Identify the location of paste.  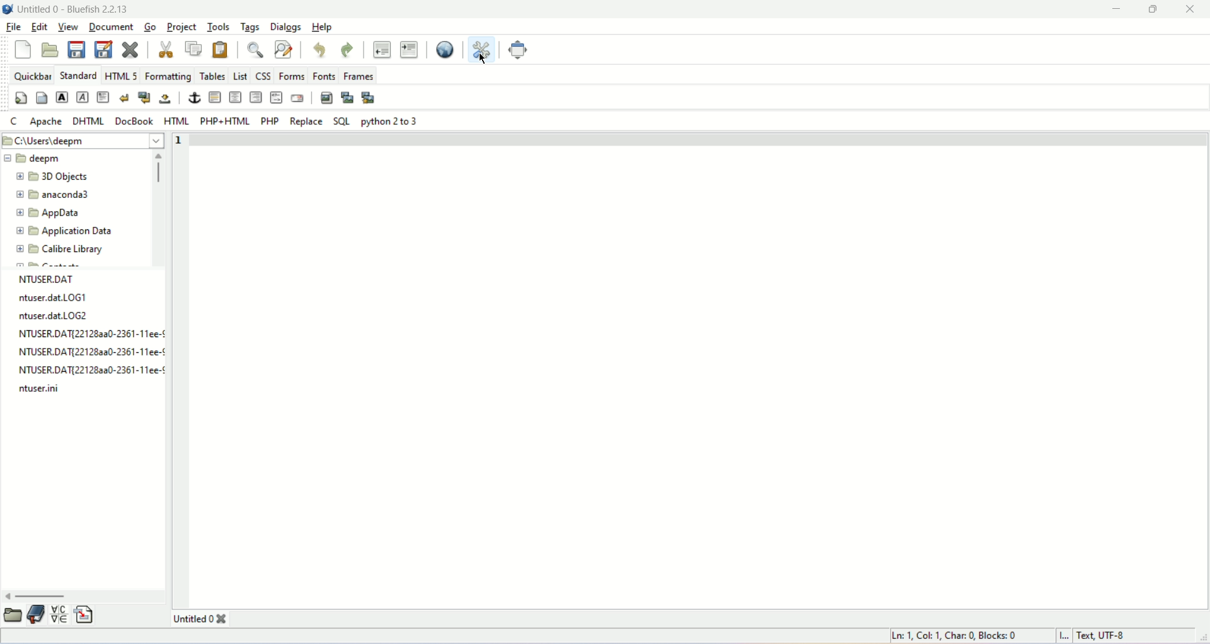
(222, 49).